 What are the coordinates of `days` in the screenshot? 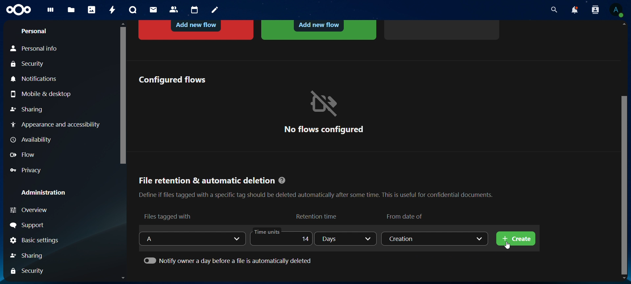 It's located at (346, 239).